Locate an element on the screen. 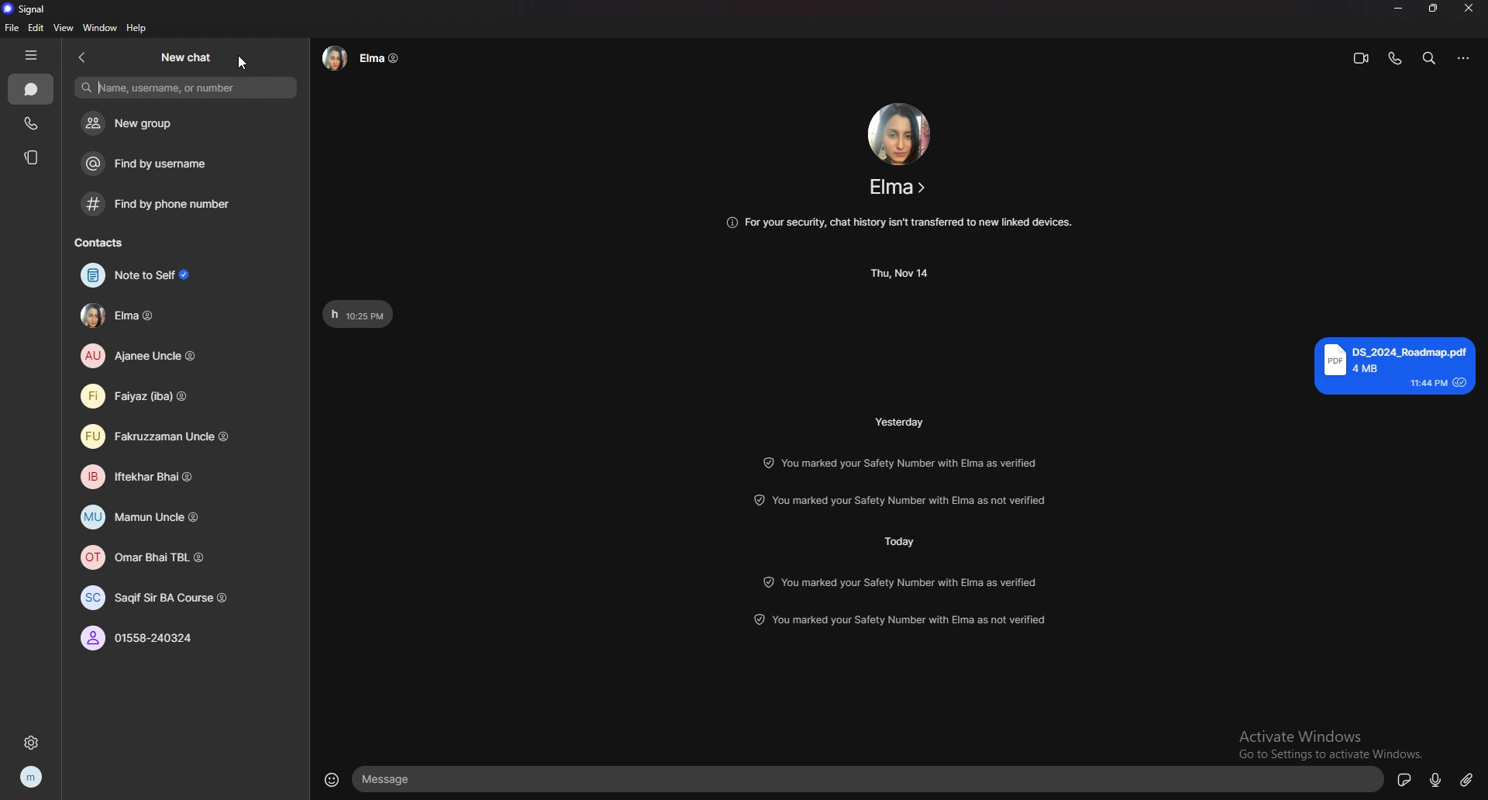  note to self is located at coordinates (146, 276).